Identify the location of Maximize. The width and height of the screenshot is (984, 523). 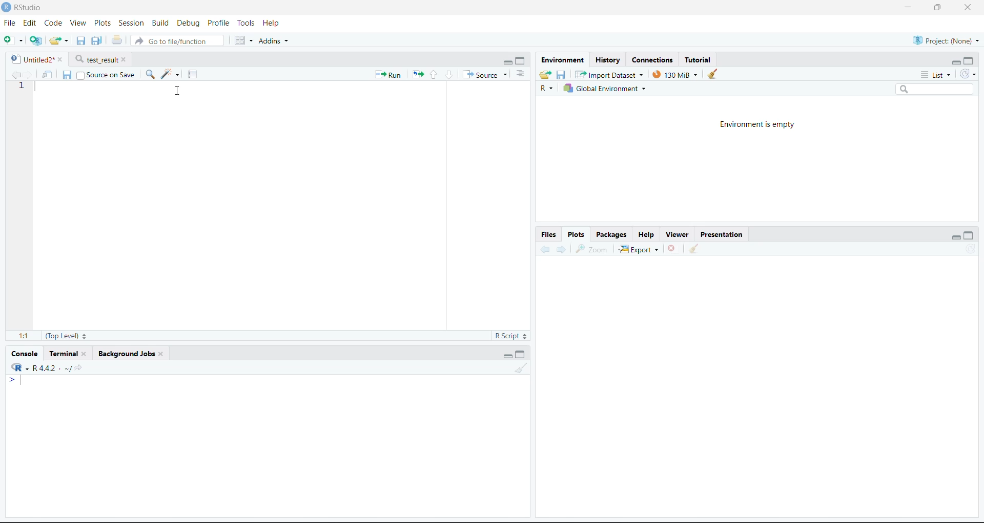
(520, 60).